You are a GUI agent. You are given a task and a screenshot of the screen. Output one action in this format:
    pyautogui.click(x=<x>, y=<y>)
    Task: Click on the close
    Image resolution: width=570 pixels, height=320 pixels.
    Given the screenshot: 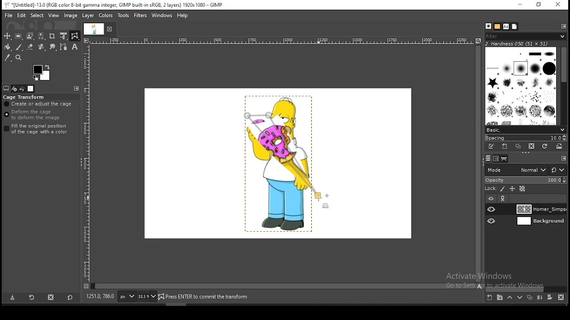 What is the action you would take?
    pyautogui.click(x=111, y=28)
    